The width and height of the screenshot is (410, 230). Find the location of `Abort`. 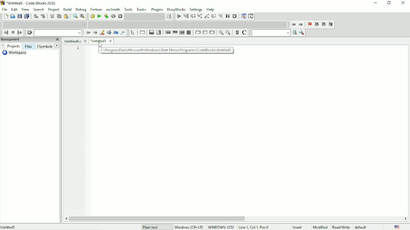

Abort is located at coordinates (120, 16).